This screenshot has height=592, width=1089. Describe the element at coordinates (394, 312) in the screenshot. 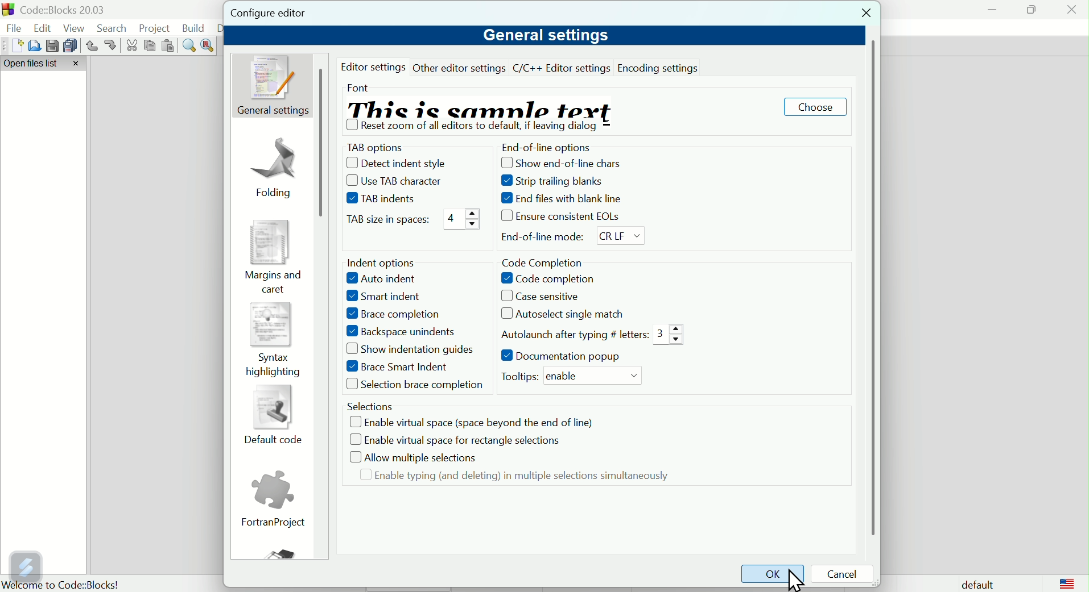

I see `Brace completion` at that location.